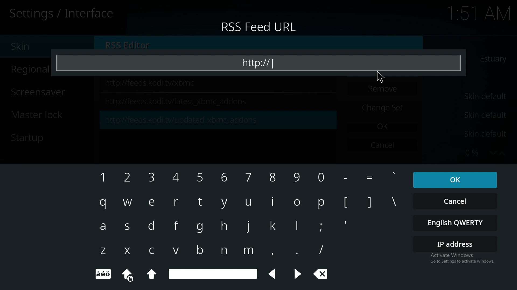 The height and width of the screenshot is (290, 517). Describe the element at coordinates (296, 252) in the screenshot. I see `keyboard Input` at that location.